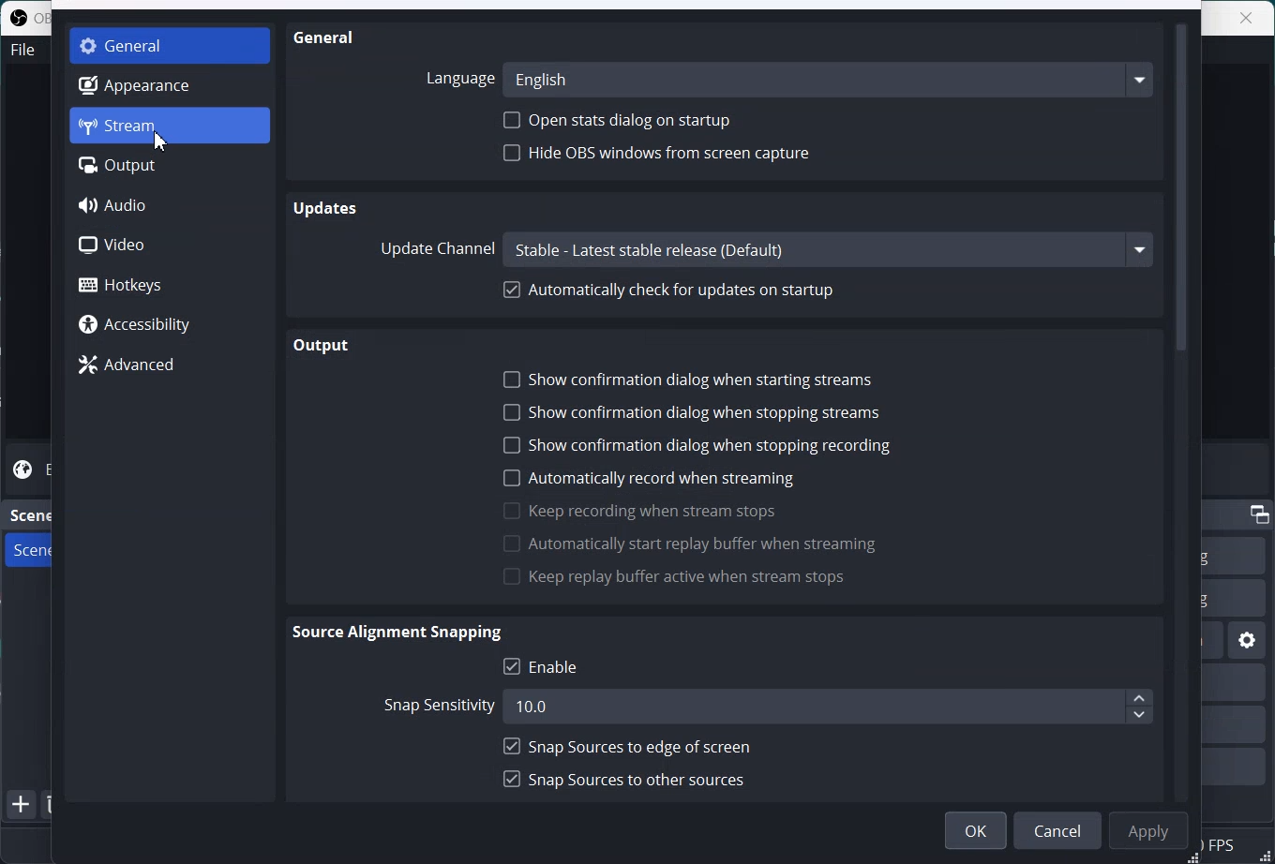 The height and width of the screenshot is (864, 1275). What do you see at coordinates (691, 412) in the screenshot?
I see `Show confirmation dialog when stopping streams` at bounding box center [691, 412].